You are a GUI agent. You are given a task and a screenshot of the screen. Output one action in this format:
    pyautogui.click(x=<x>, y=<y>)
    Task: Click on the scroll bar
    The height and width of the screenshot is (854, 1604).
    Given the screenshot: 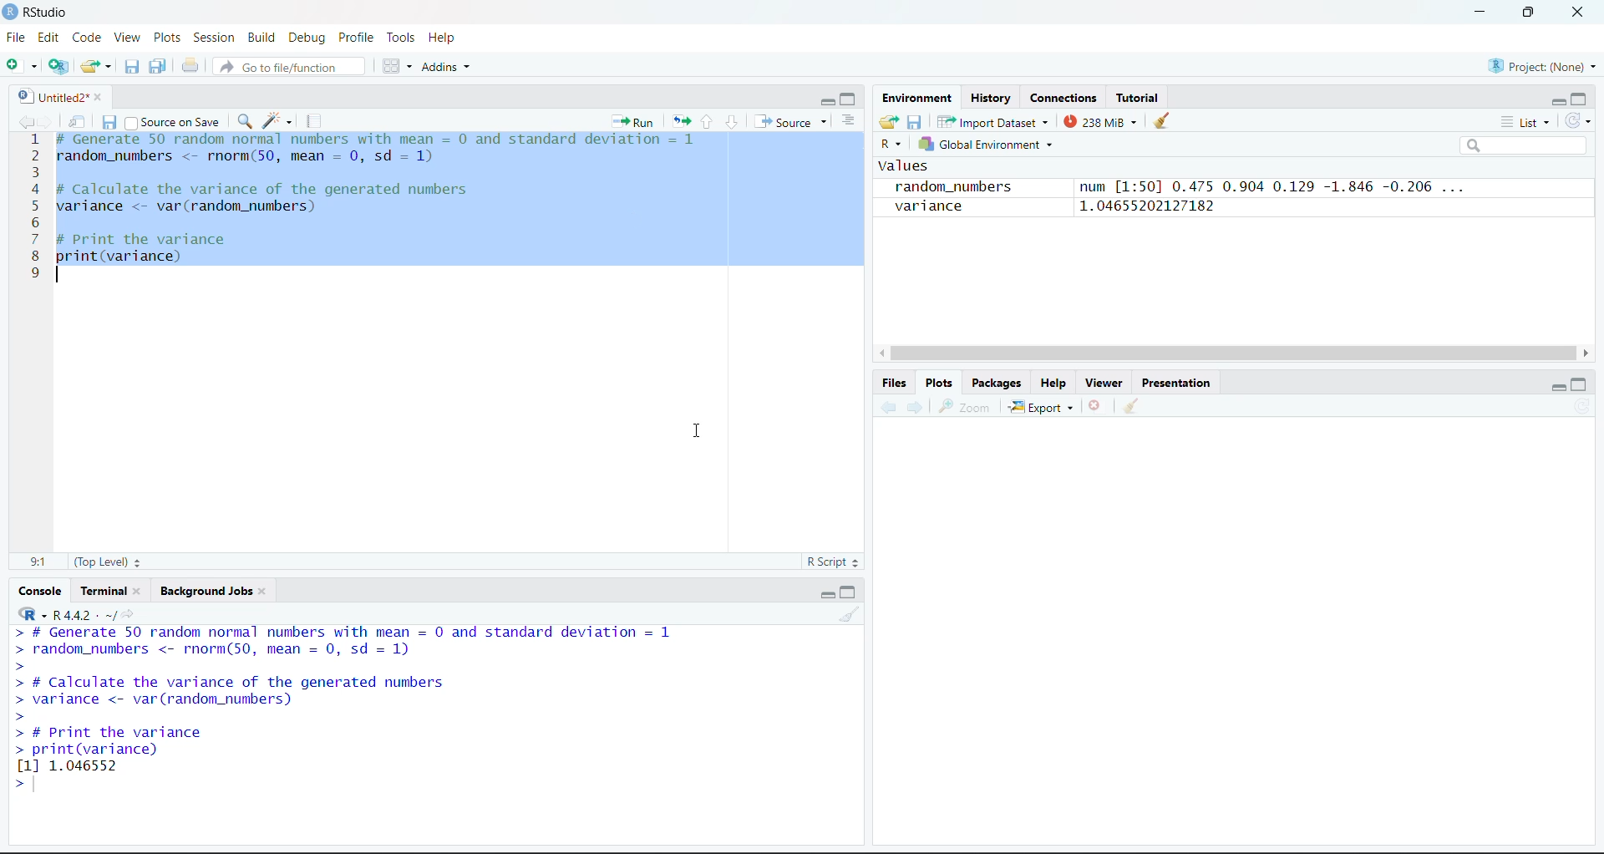 What is the action you would take?
    pyautogui.click(x=1232, y=353)
    